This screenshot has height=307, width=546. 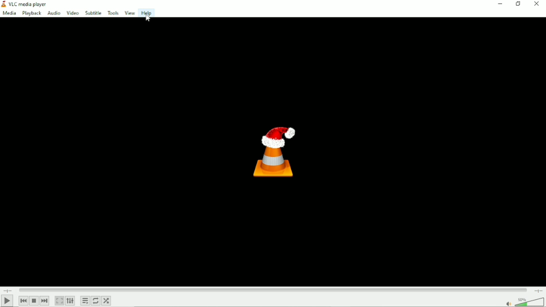 What do you see at coordinates (3, 3) in the screenshot?
I see `vlc logo` at bounding box center [3, 3].